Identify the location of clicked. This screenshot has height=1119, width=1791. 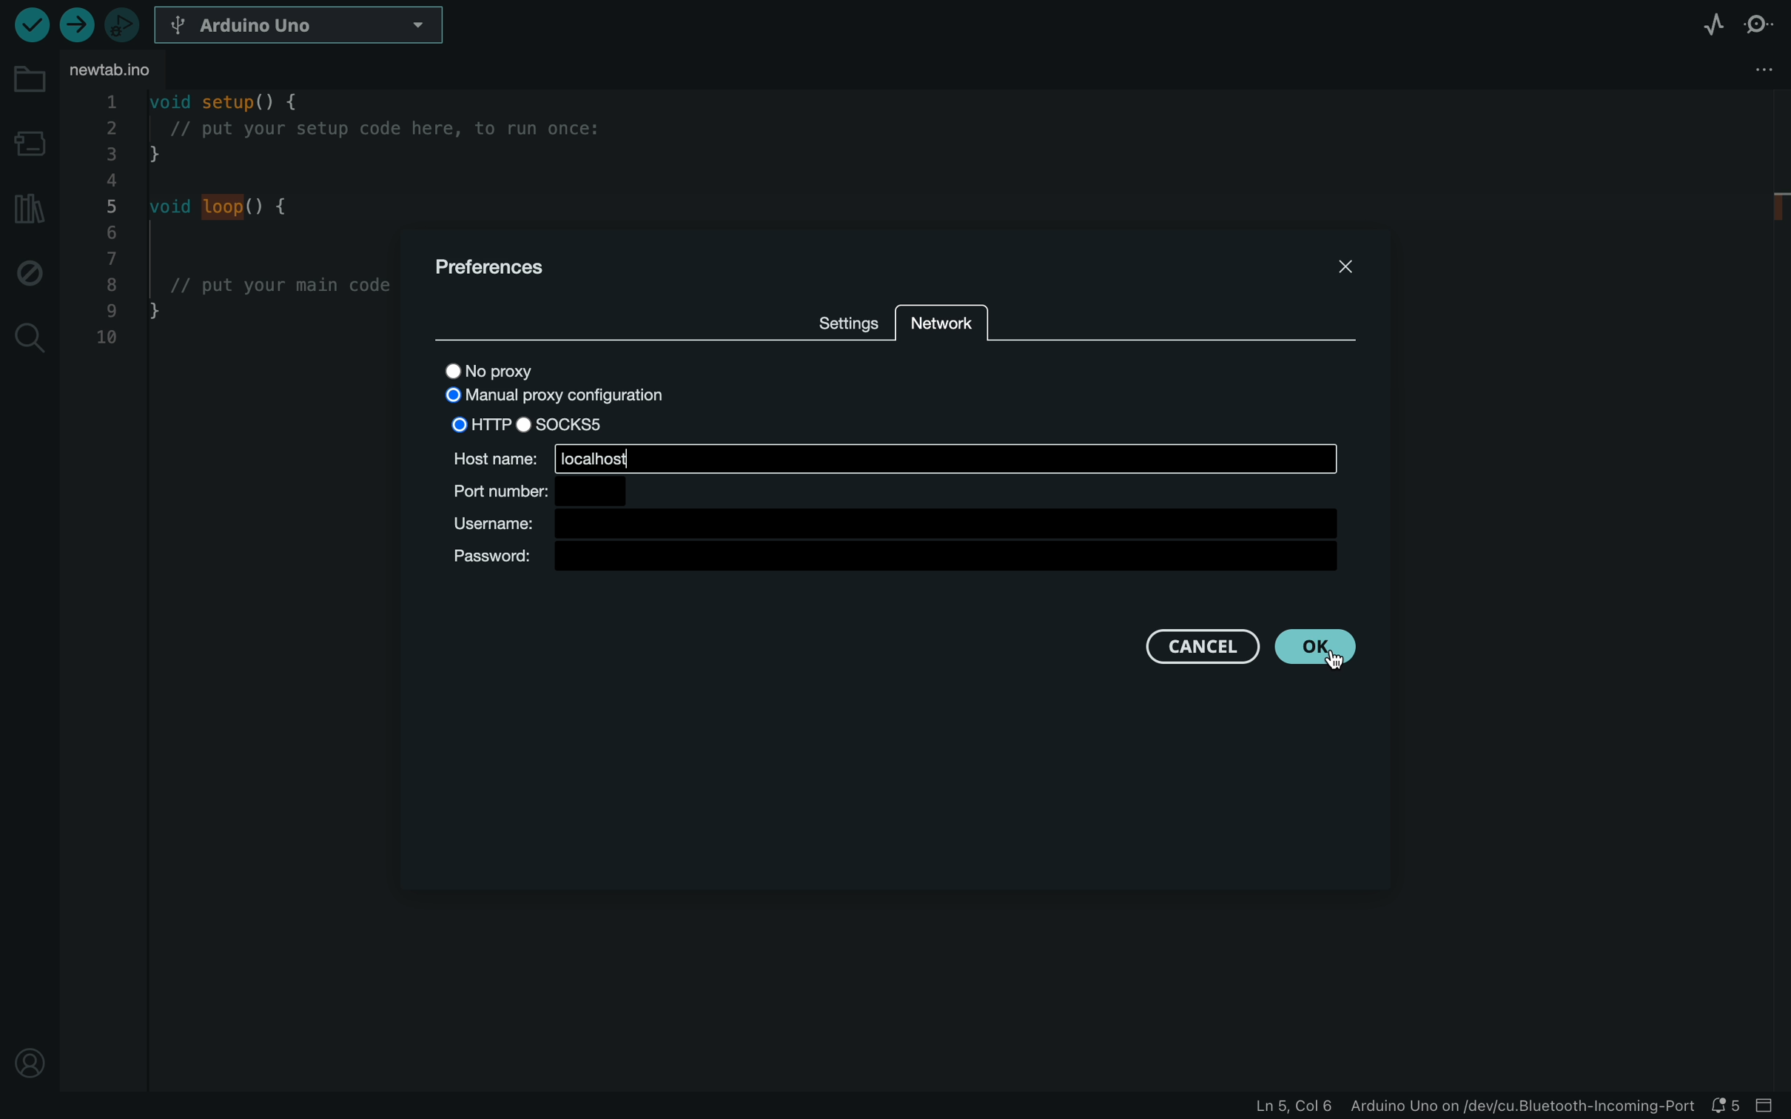
(1314, 648).